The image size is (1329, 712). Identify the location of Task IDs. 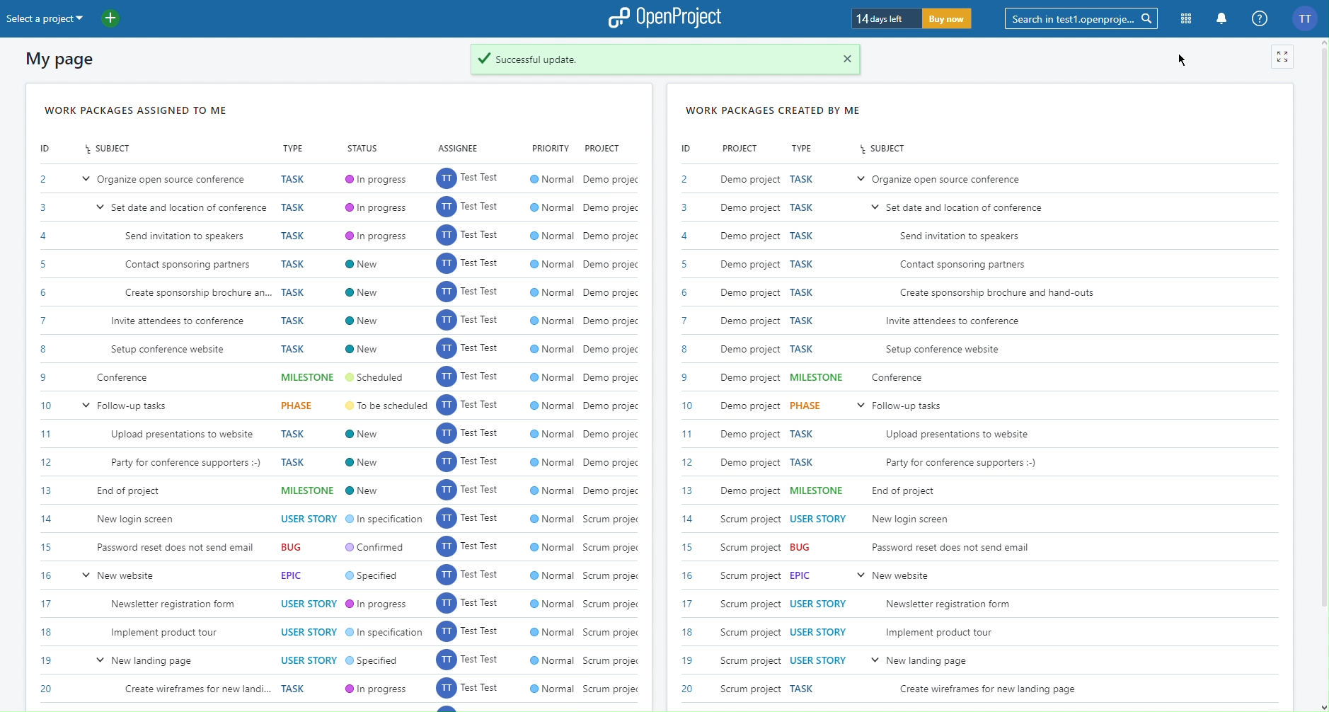
(42, 437).